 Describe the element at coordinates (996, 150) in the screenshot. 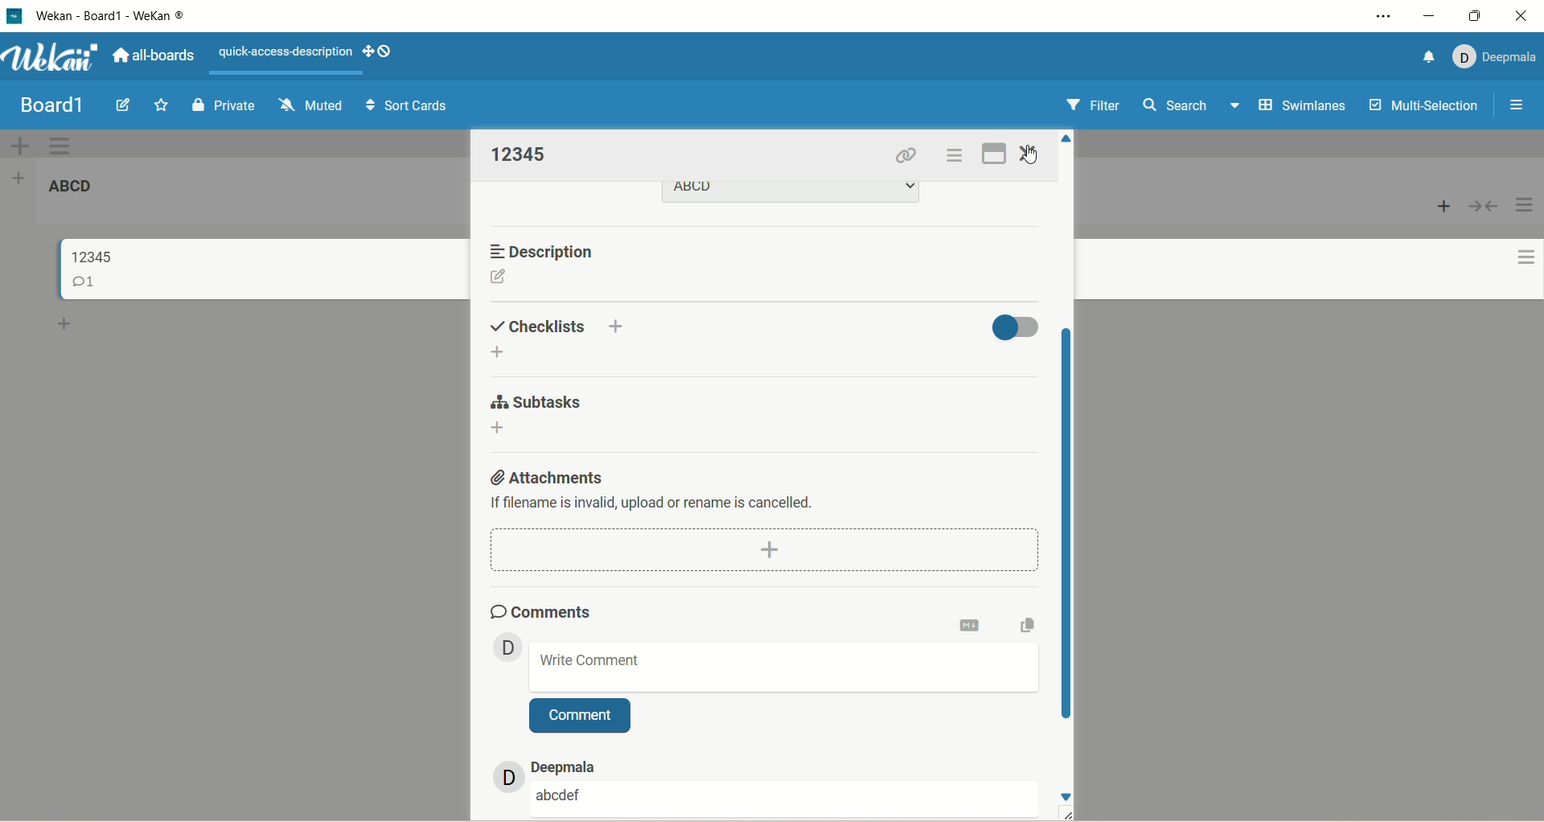

I see `full screen` at that location.